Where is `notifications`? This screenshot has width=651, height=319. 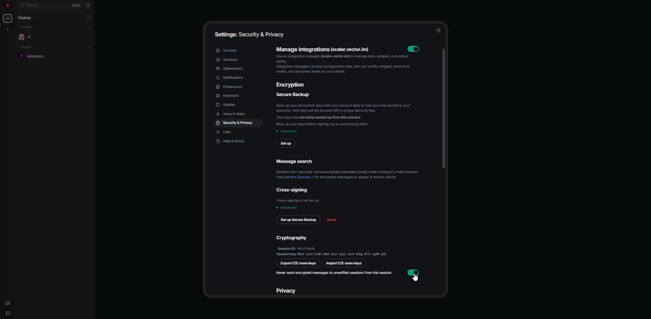
notifications is located at coordinates (231, 78).